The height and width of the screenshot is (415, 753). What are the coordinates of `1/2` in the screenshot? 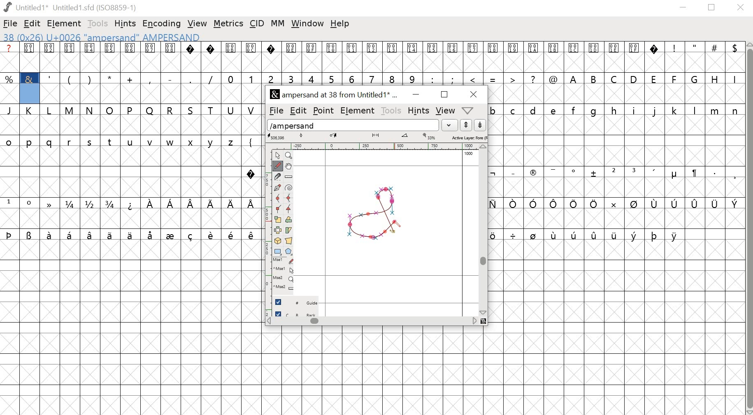 It's located at (91, 204).